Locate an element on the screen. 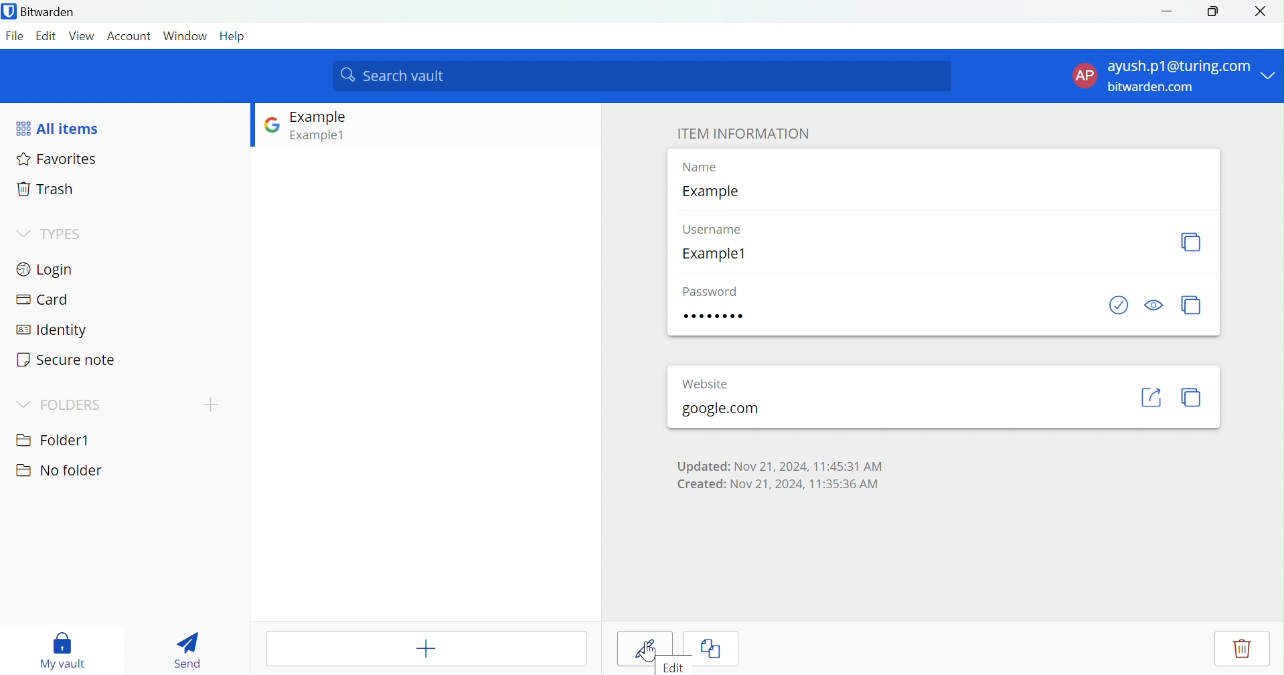  Trash is located at coordinates (47, 190).